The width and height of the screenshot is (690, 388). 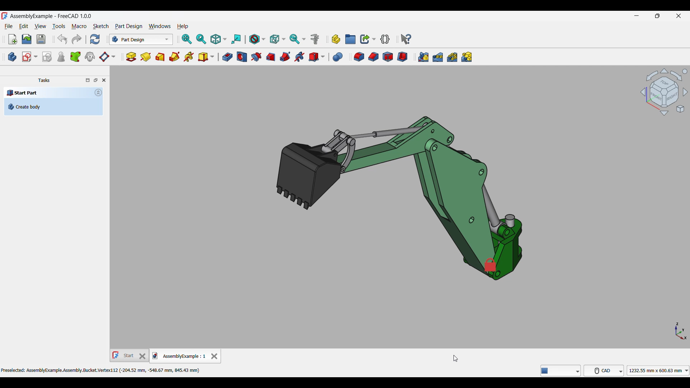 I want to click on CAD, so click(x=605, y=370).